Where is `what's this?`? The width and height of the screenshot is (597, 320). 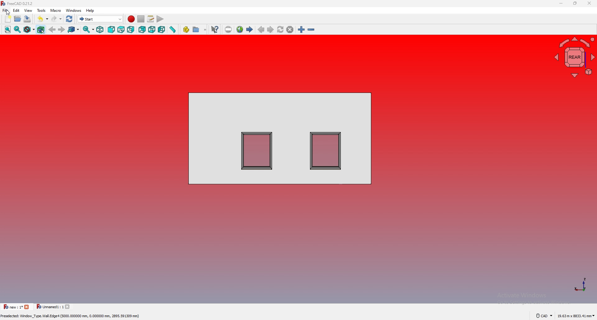
what's this? is located at coordinates (215, 29).